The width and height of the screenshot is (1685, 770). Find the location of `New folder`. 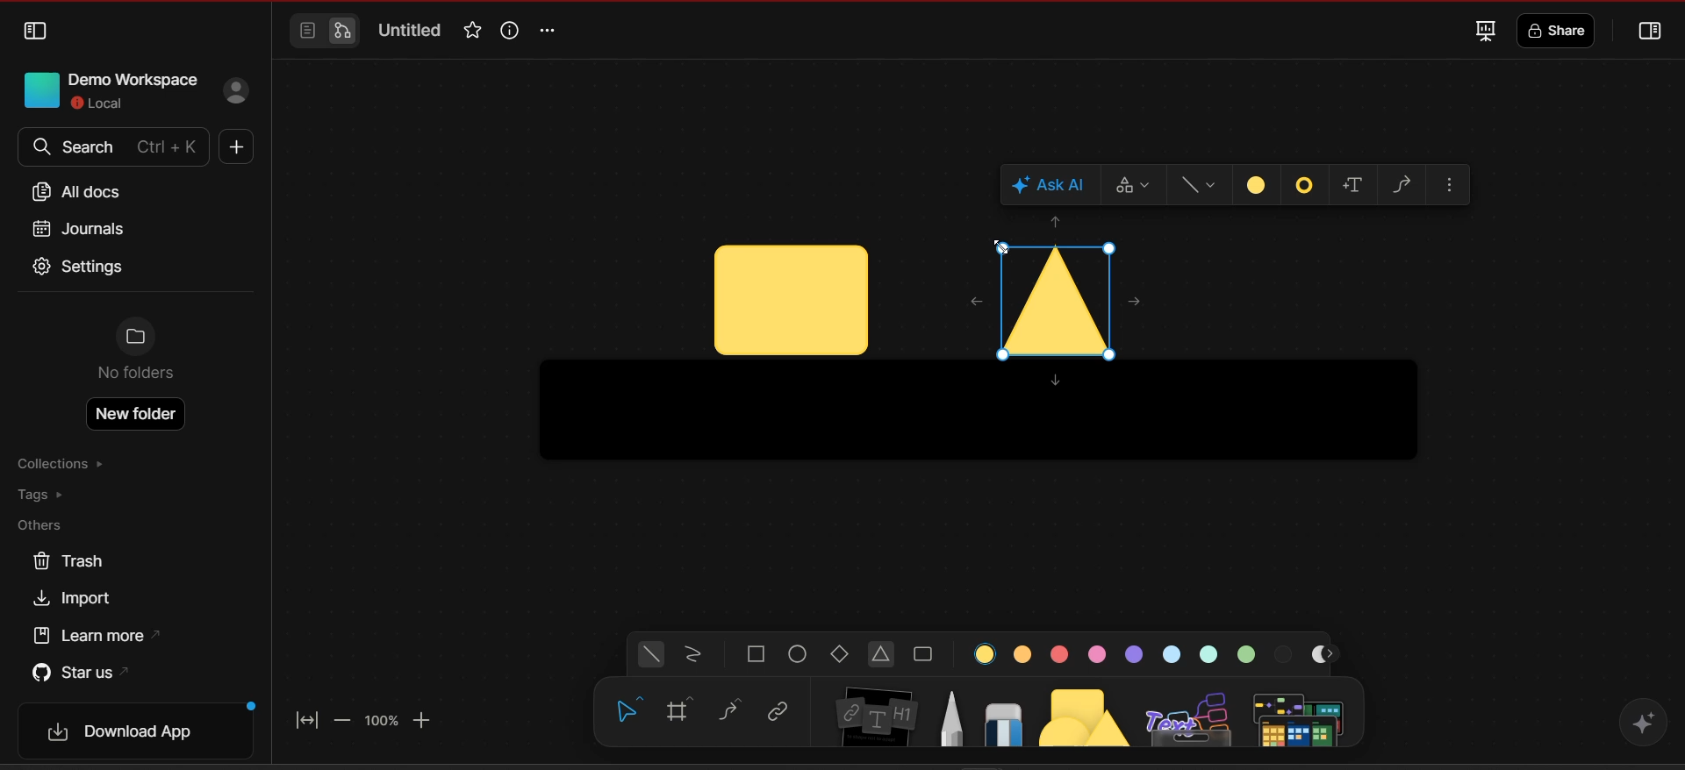

New folder is located at coordinates (138, 414).